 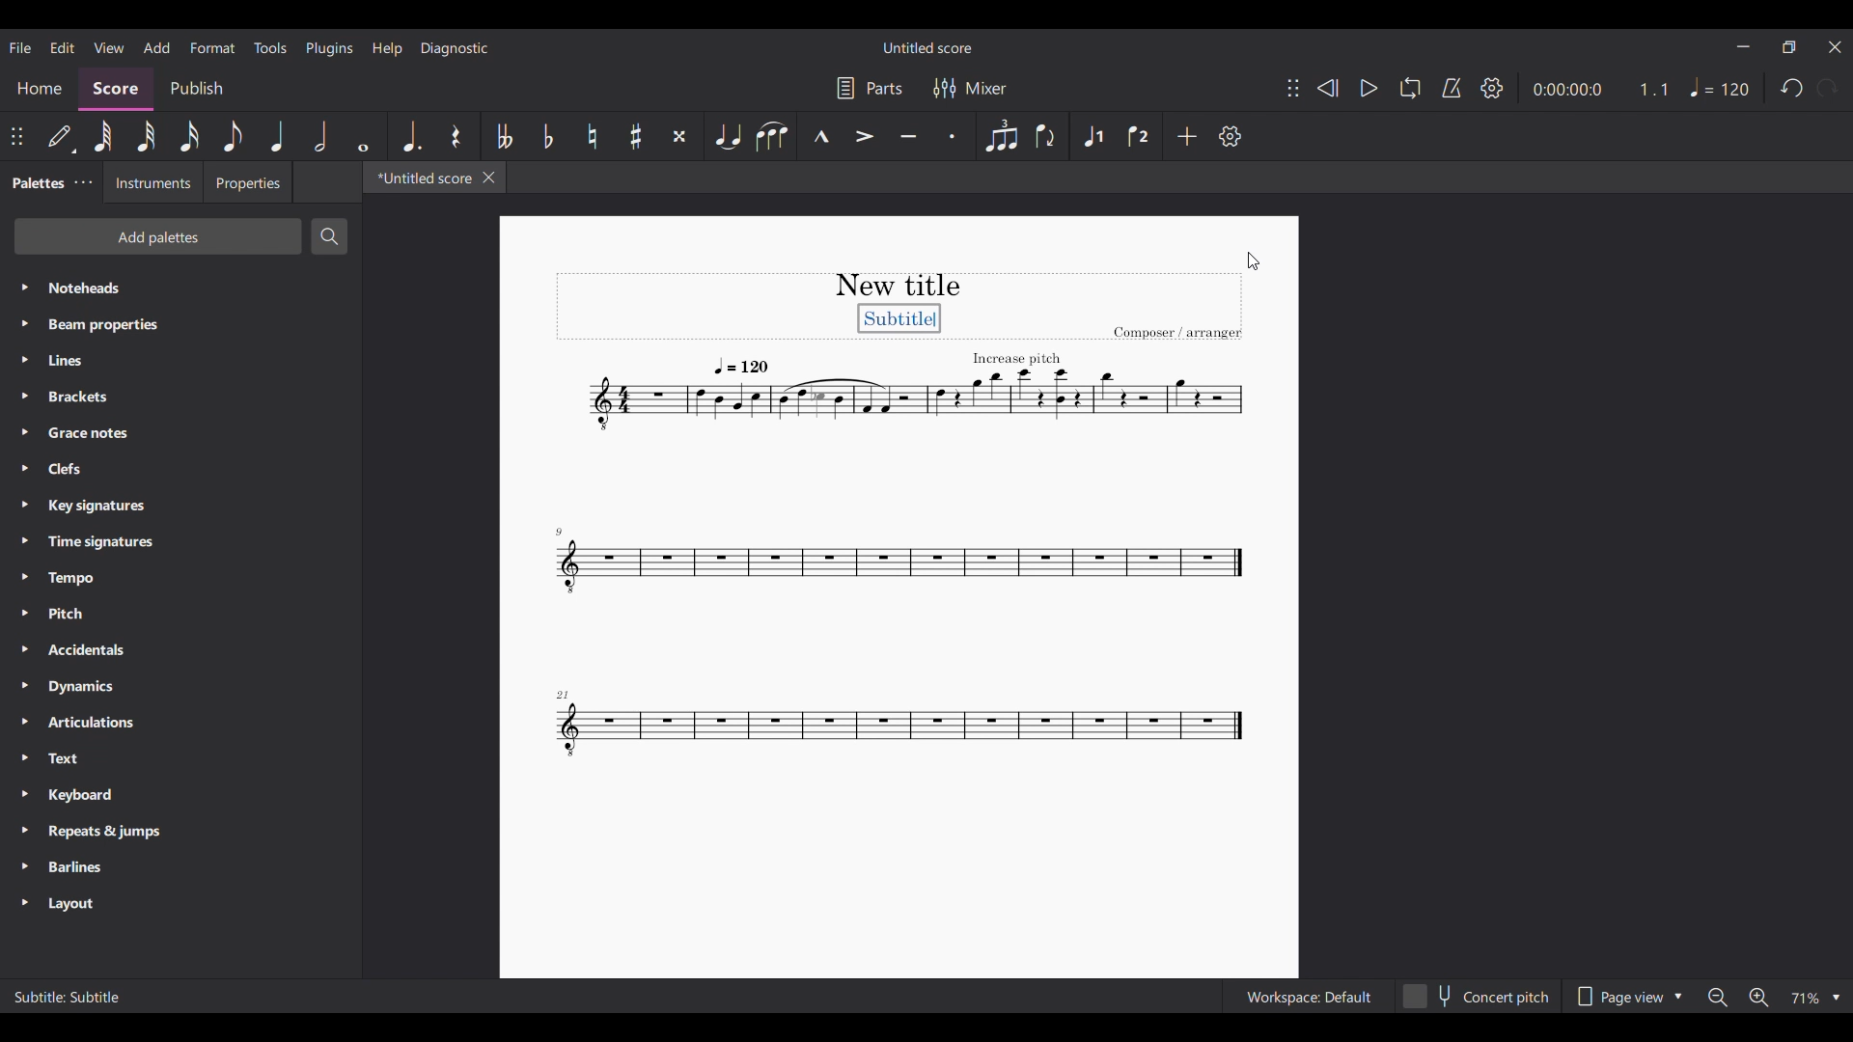 I want to click on Clefs, so click(x=180, y=468).